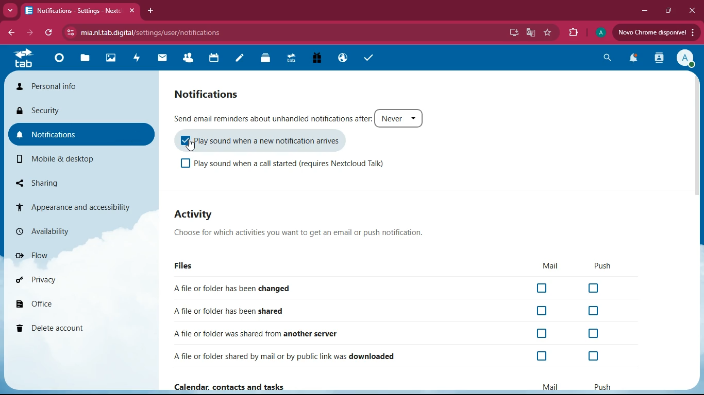 The height and width of the screenshot is (395, 704). What do you see at coordinates (313, 58) in the screenshot?
I see `gift` at bounding box center [313, 58].